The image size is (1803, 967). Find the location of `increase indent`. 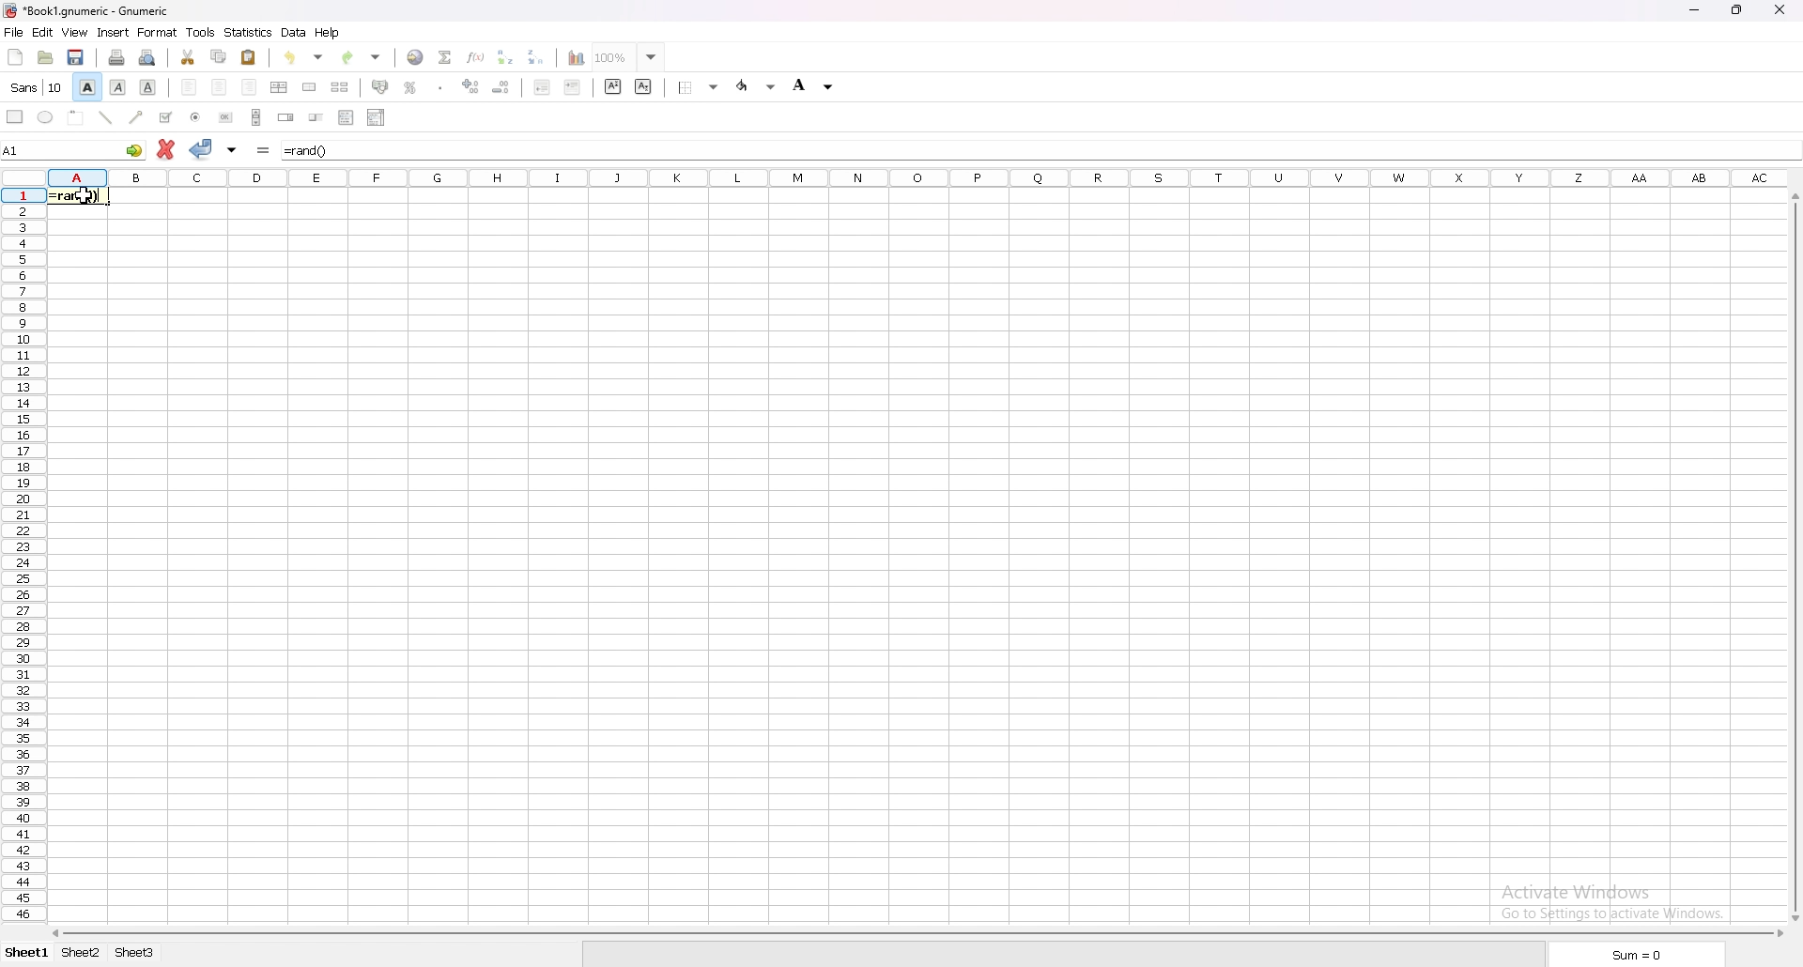

increase indent is located at coordinates (573, 86).